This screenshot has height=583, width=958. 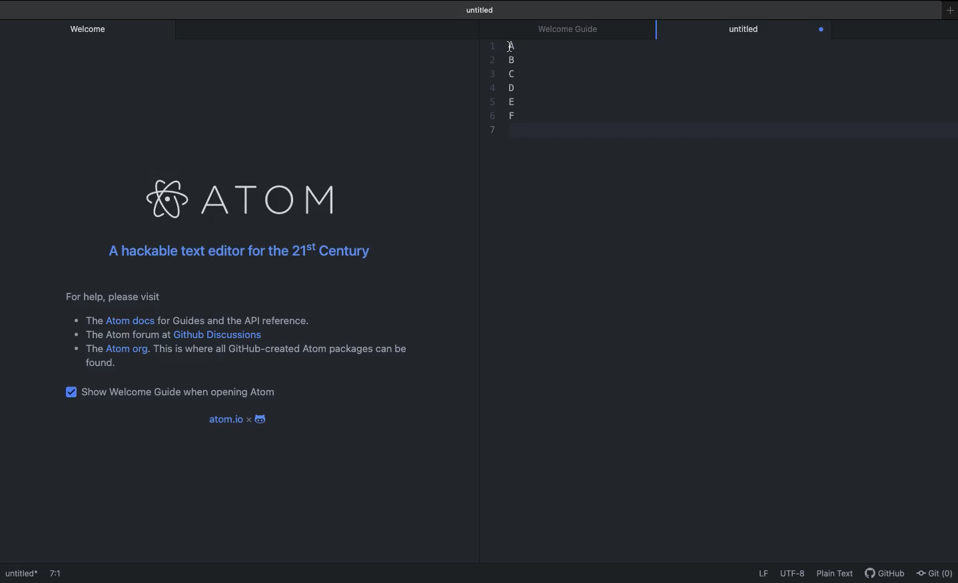 I want to click on Editor, so click(x=745, y=29).